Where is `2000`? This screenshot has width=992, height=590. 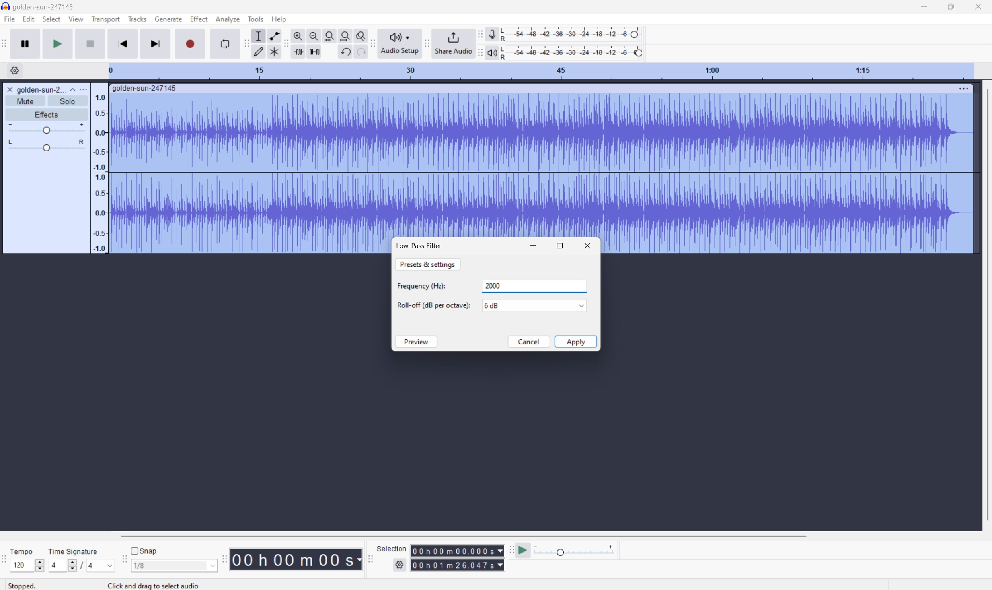
2000 is located at coordinates (534, 286).